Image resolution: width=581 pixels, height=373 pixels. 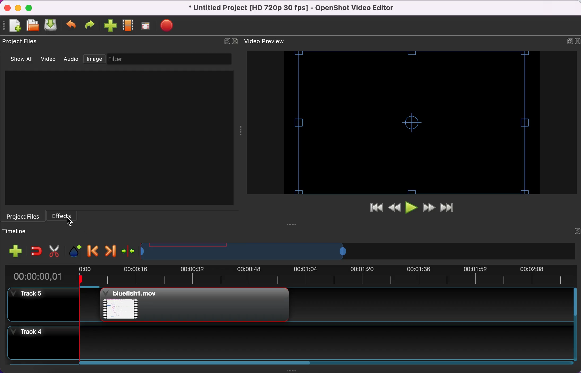 I want to click on open file, so click(x=33, y=26).